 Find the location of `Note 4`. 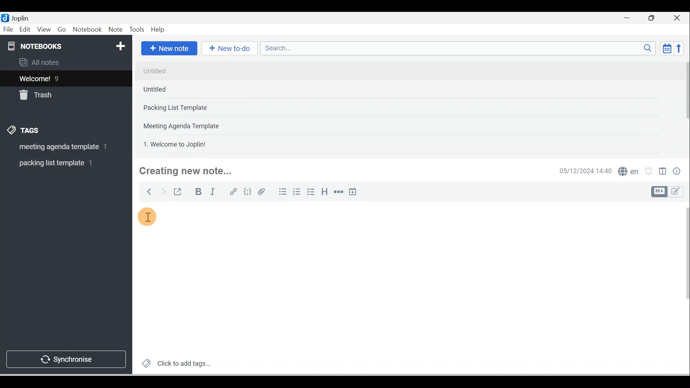

Note 4 is located at coordinates (191, 124).